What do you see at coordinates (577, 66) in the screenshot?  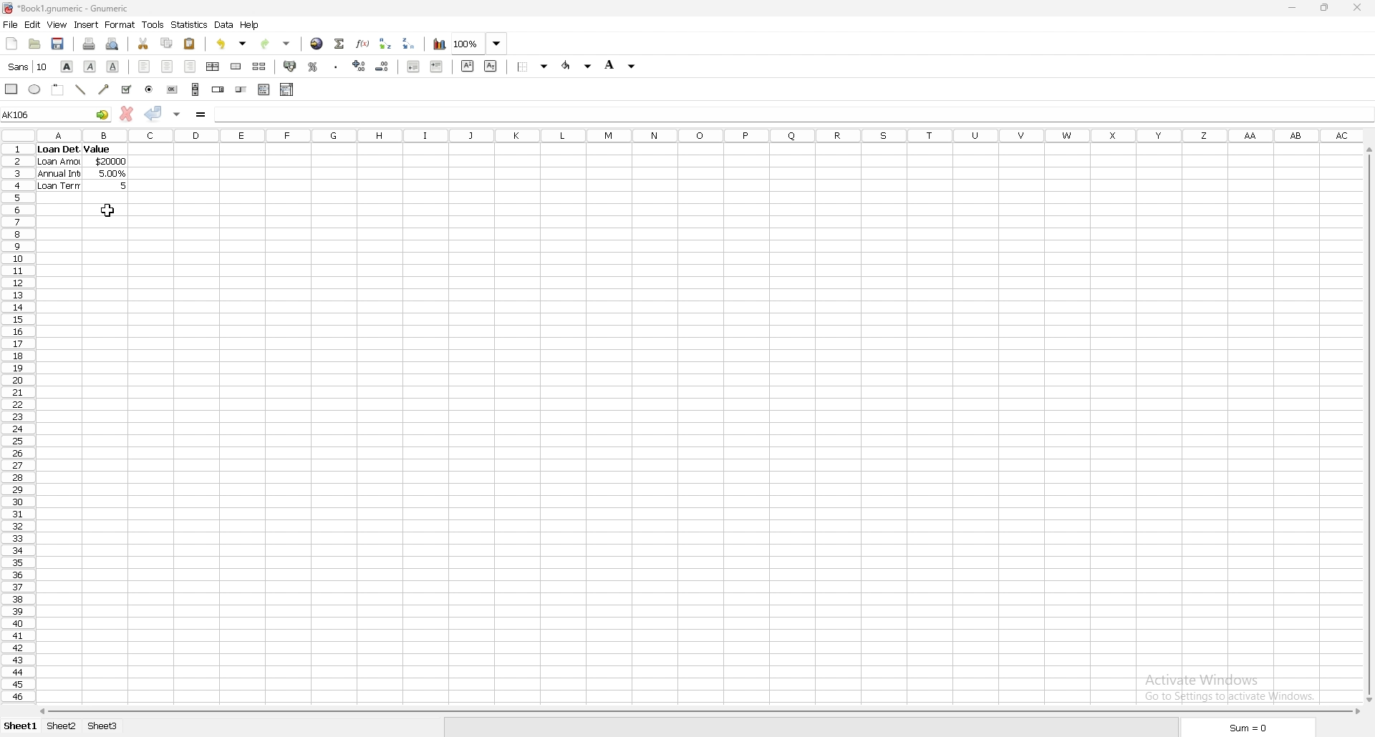 I see `foreground` at bounding box center [577, 66].